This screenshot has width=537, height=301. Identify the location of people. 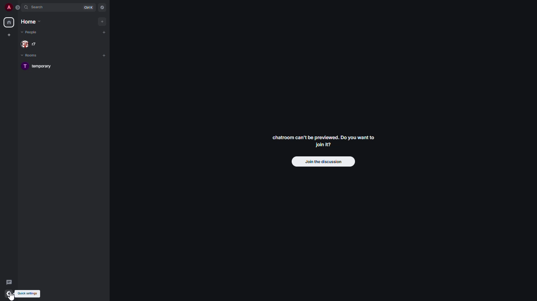
(30, 33).